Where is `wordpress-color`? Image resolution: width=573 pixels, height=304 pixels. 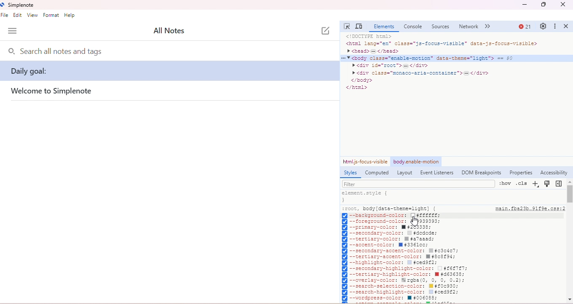 wordpress-color is located at coordinates (395, 298).